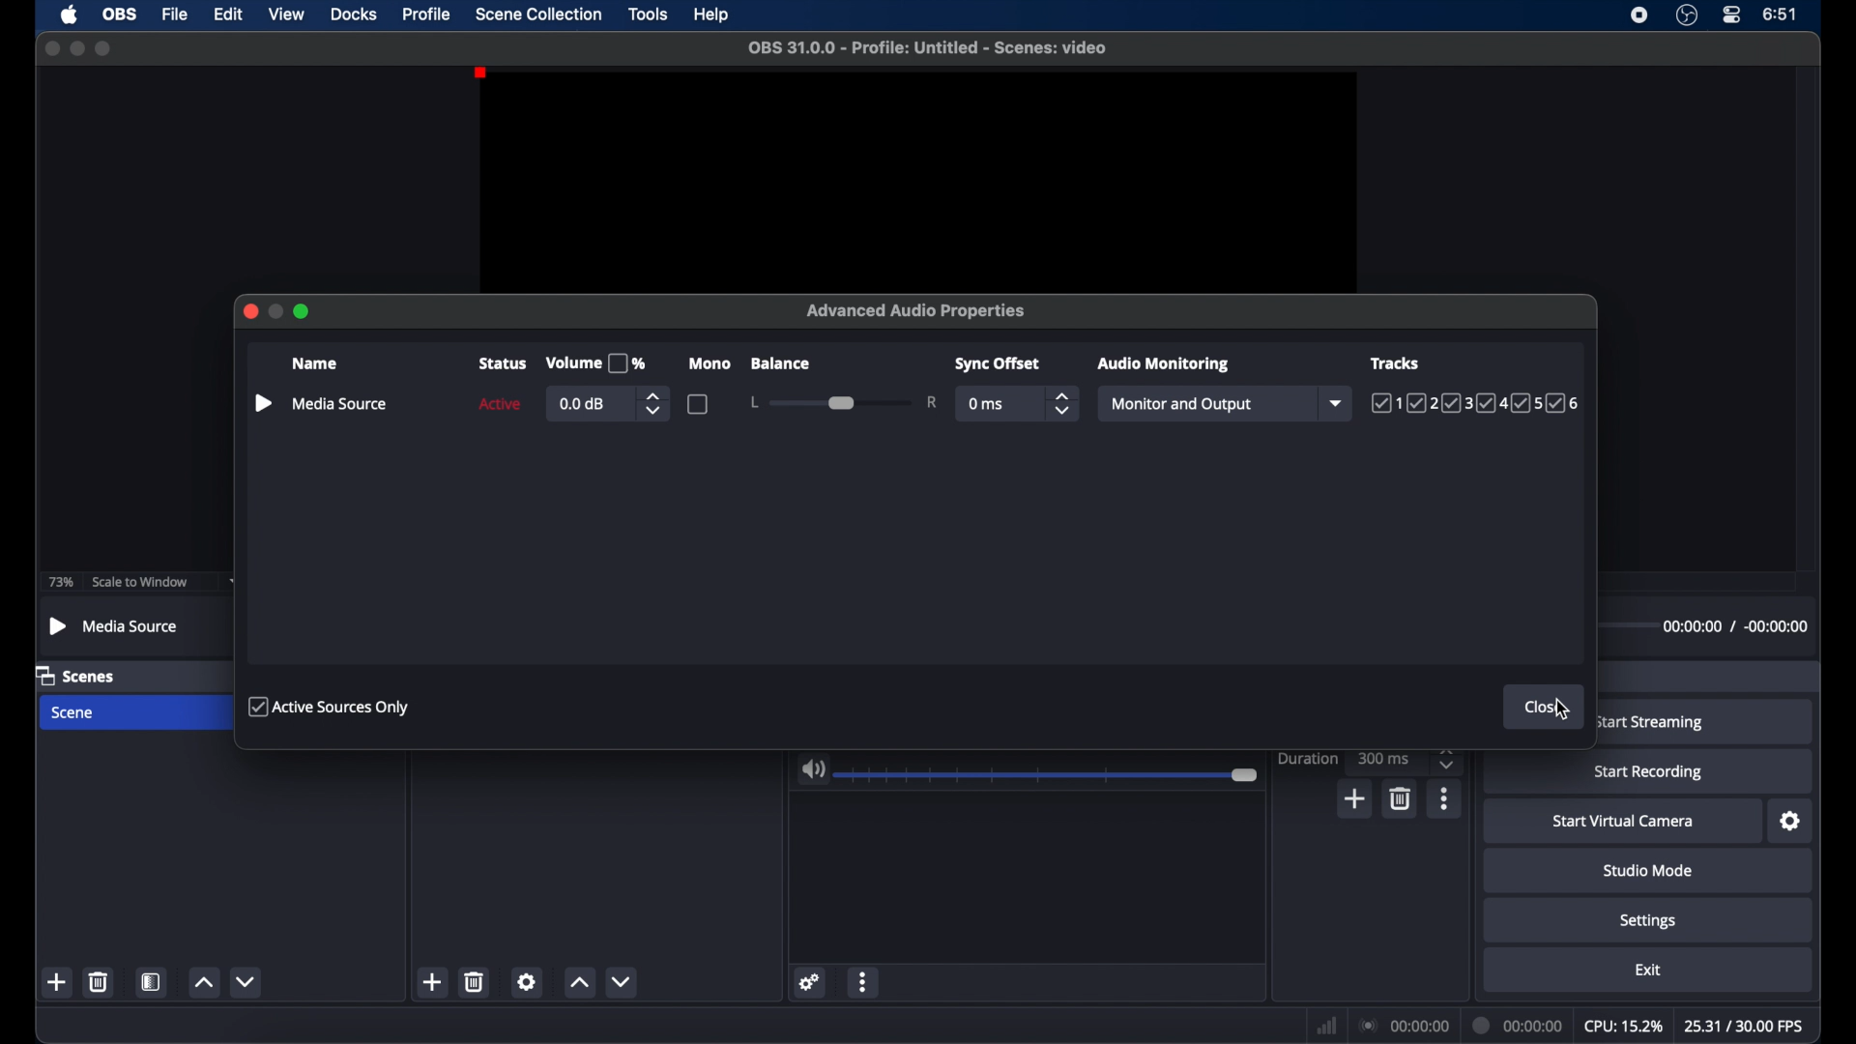 The height and width of the screenshot is (1044, 1856). What do you see at coordinates (355, 14) in the screenshot?
I see `docks` at bounding box center [355, 14].